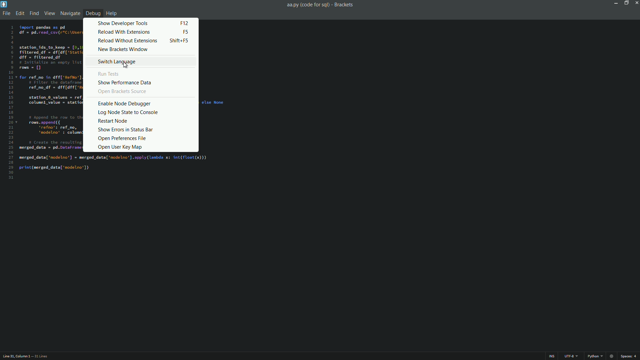  I want to click on number of lines, so click(41, 357).